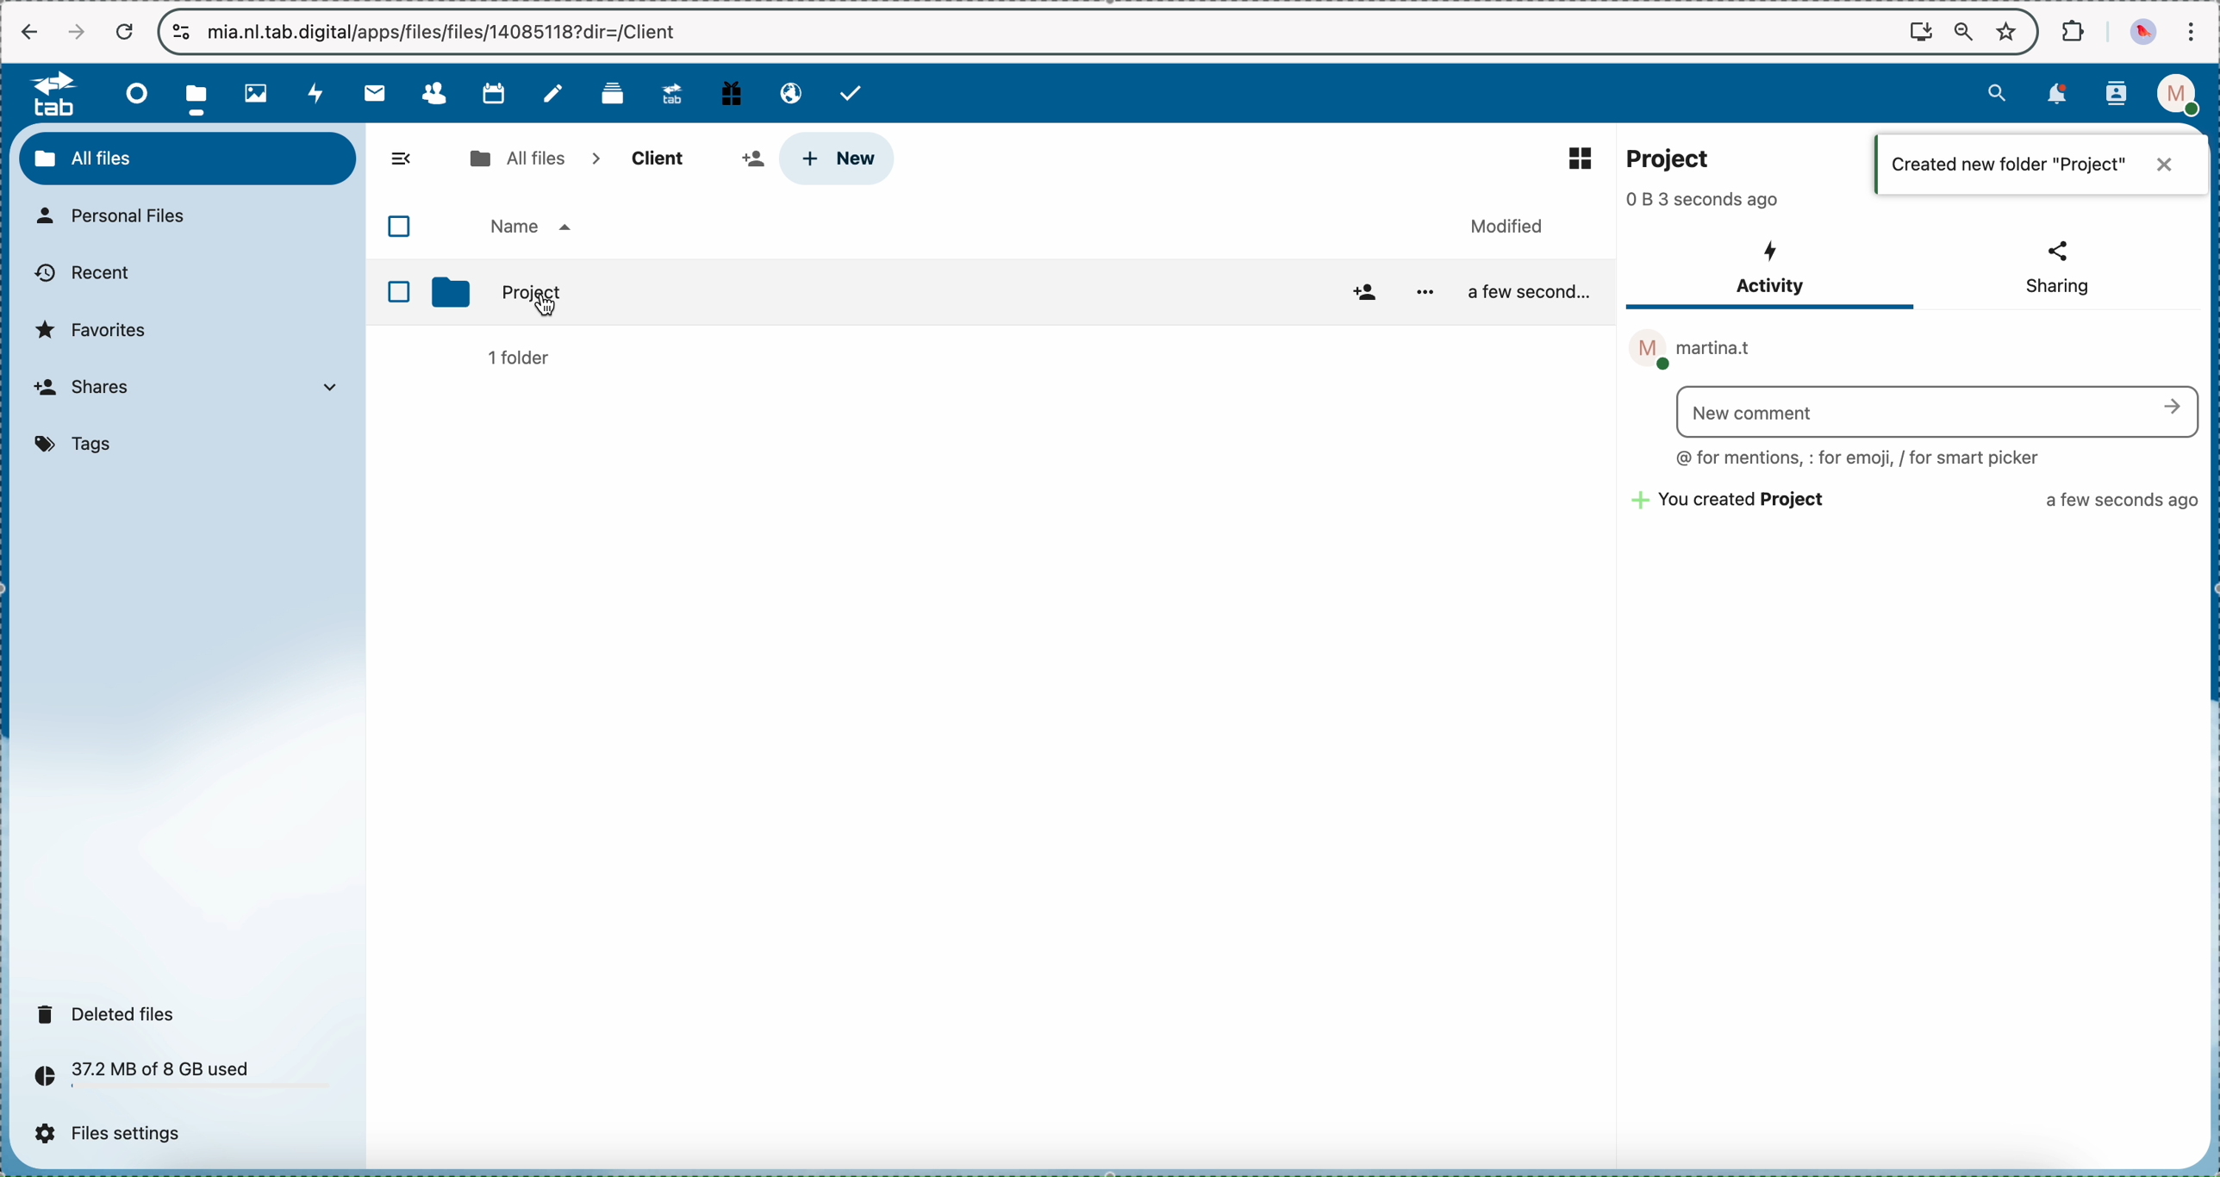  What do you see at coordinates (1693, 346) in the screenshot?
I see `M  martina.t
®` at bounding box center [1693, 346].